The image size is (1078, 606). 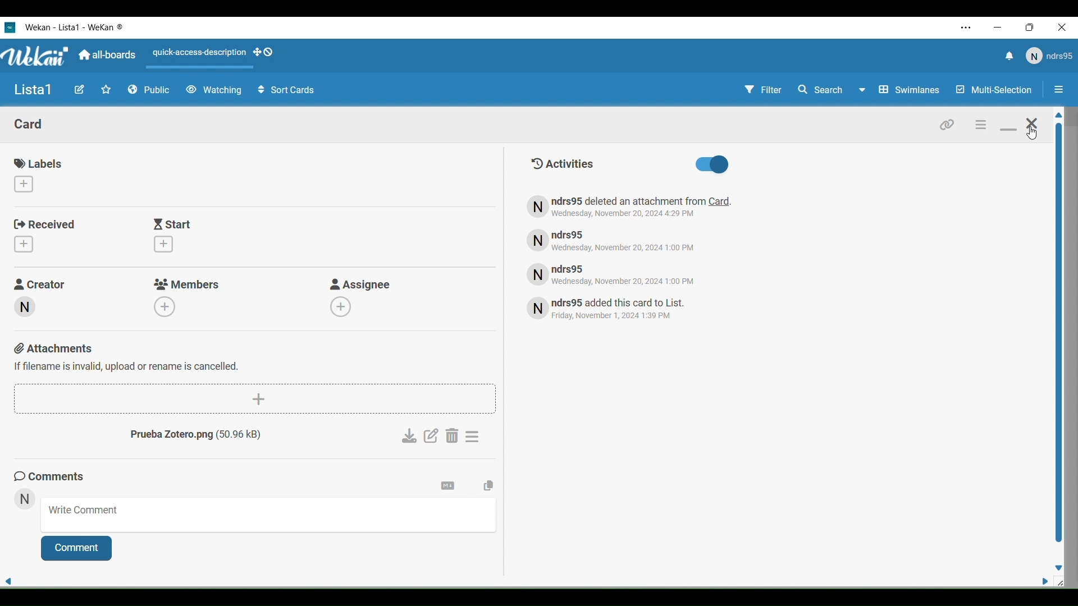 I want to click on Add members, so click(x=165, y=306).